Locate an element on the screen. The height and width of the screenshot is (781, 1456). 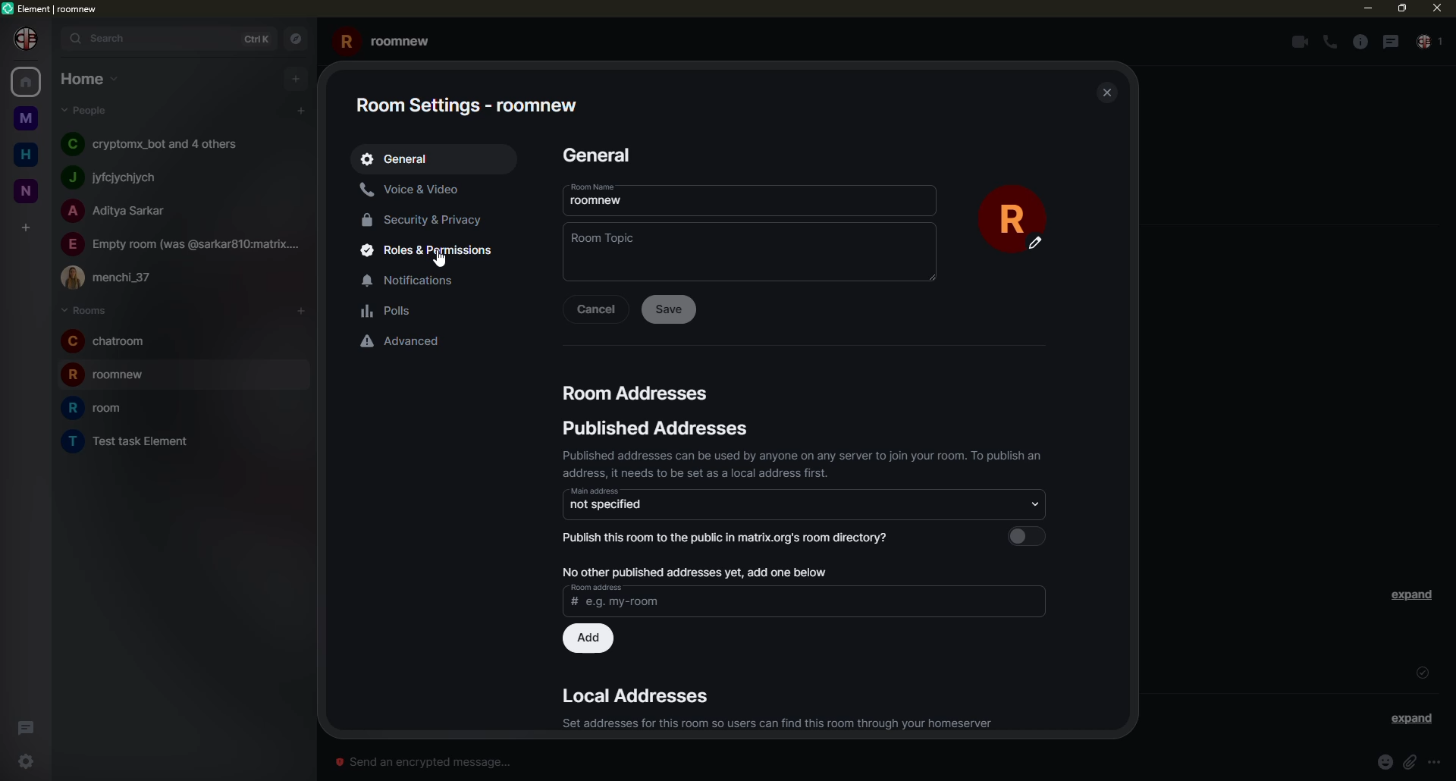
people is located at coordinates (1430, 43).